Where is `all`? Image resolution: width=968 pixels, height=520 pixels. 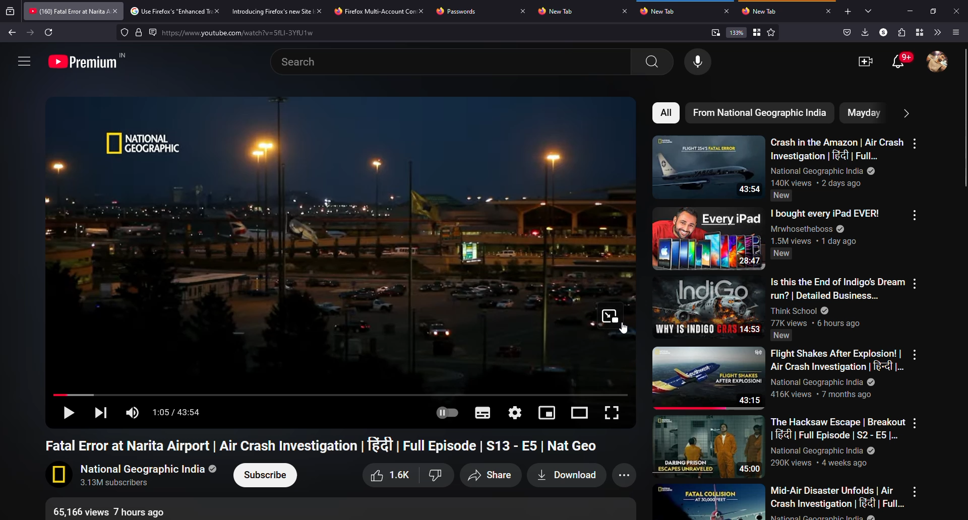
all is located at coordinates (667, 113).